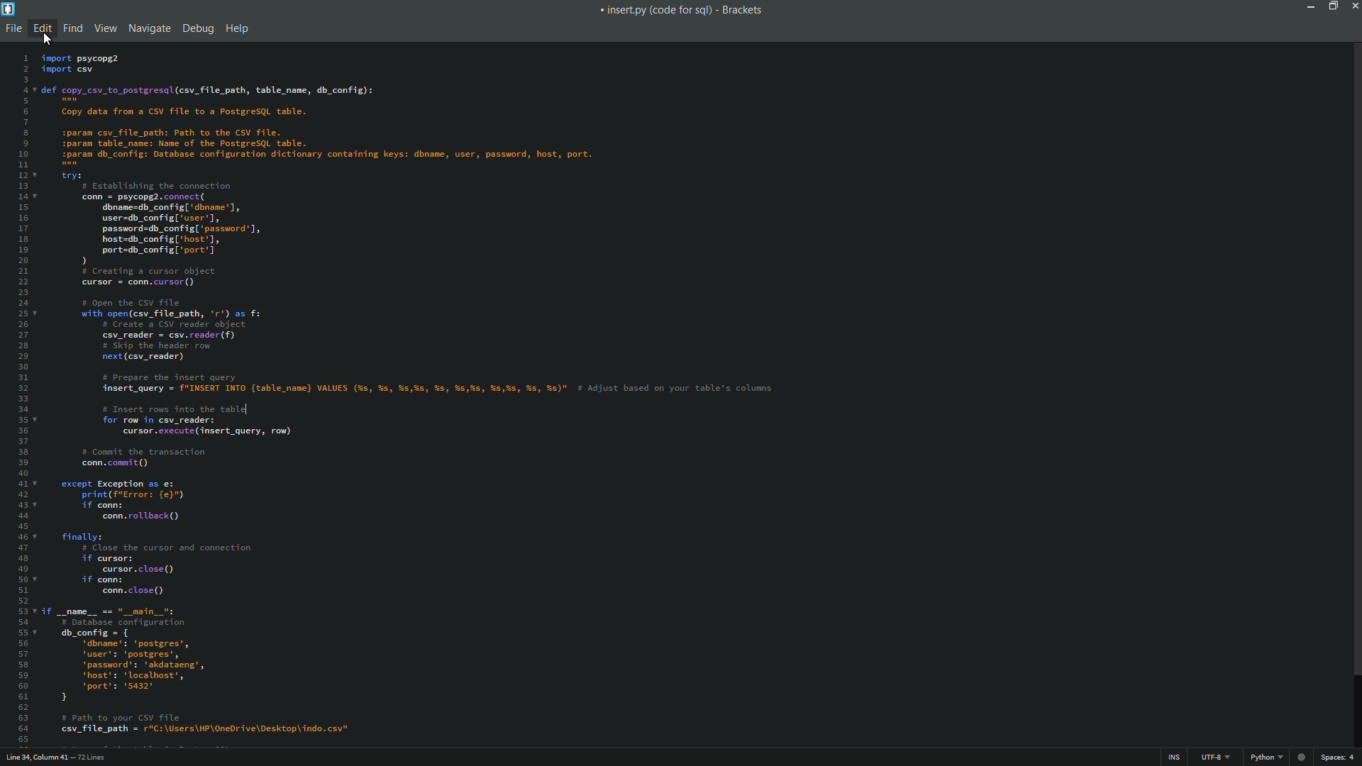 The height and width of the screenshot is (766, 1362). What do you see at coordinates (46, 42) in the screenshot?
I see `cursor` at bounding box center [46, 42].